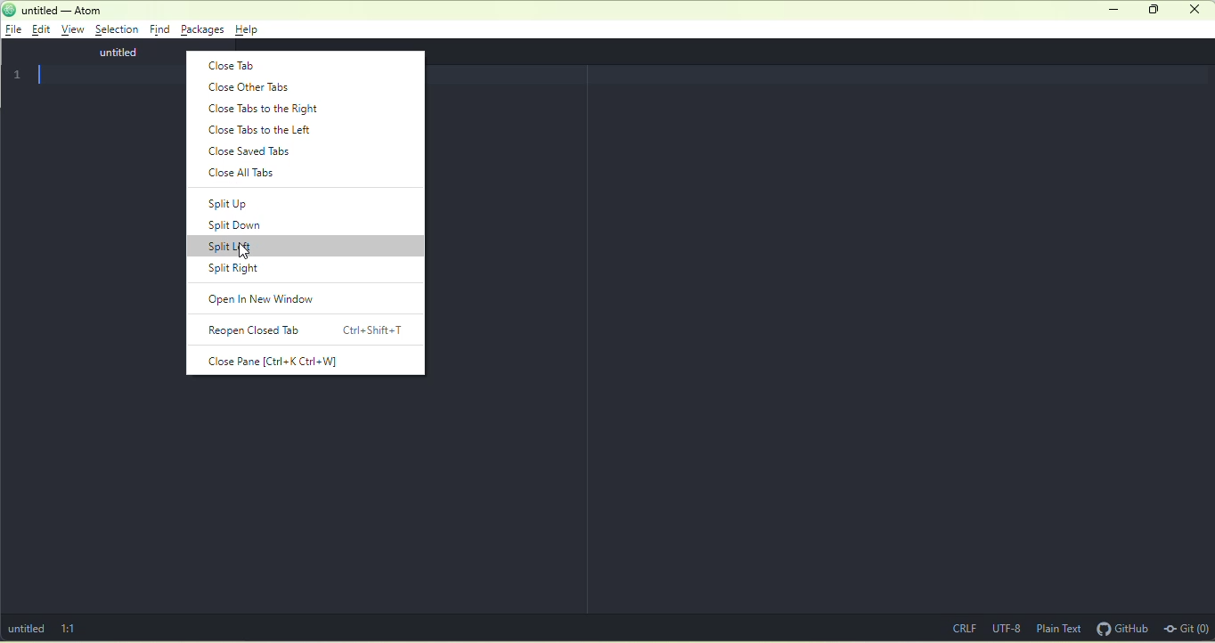 This screenshot has height=643, width=1215. What do you see at coordinates (1122, 628) in the screenshot?
I see `github` at bounding box center [1122, 628].